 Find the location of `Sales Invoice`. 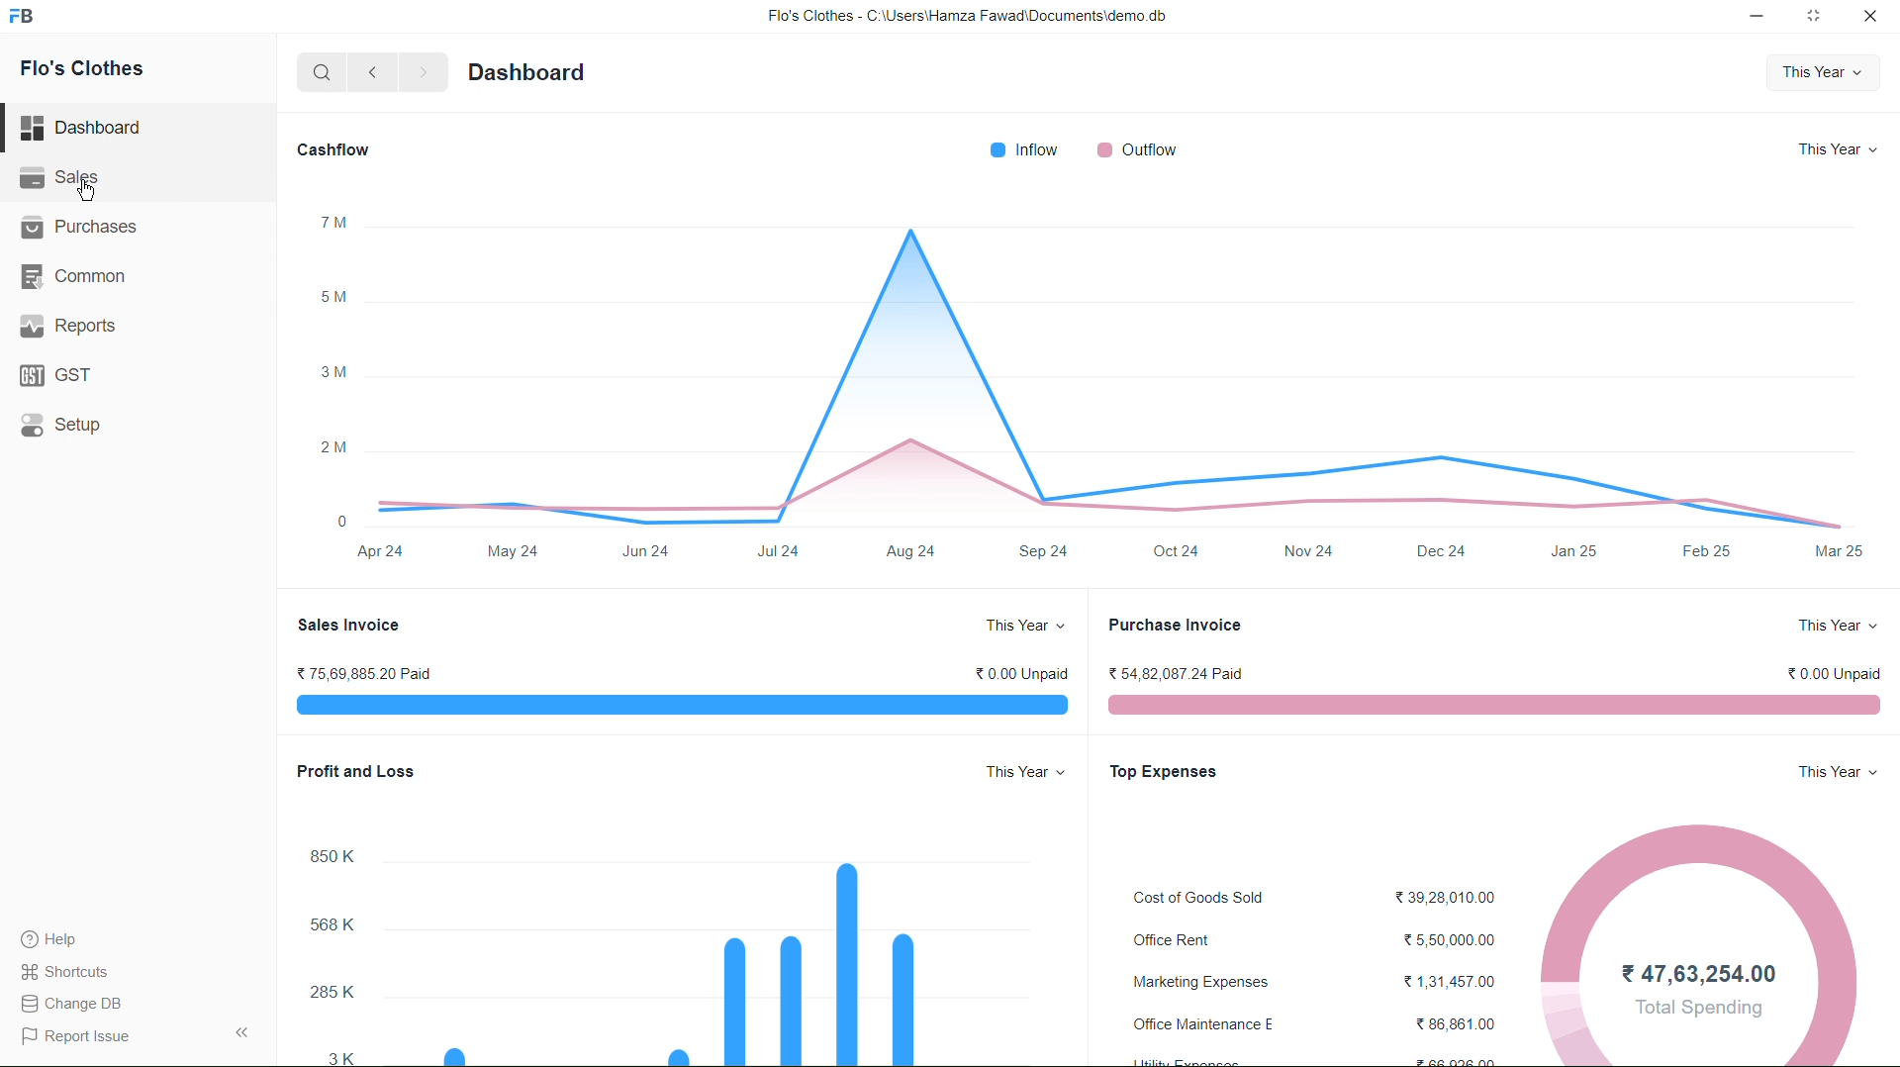

Sales Invoice is located at coordinates (349, 625).